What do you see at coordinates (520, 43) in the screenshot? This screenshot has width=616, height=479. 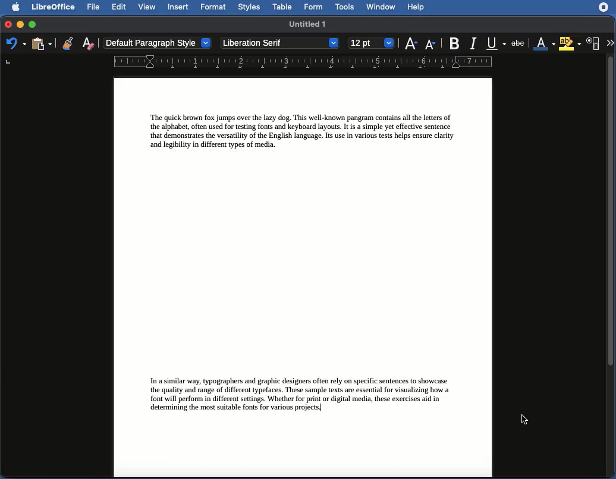 I see `Strikethrough` at bounding box center [520, 43].